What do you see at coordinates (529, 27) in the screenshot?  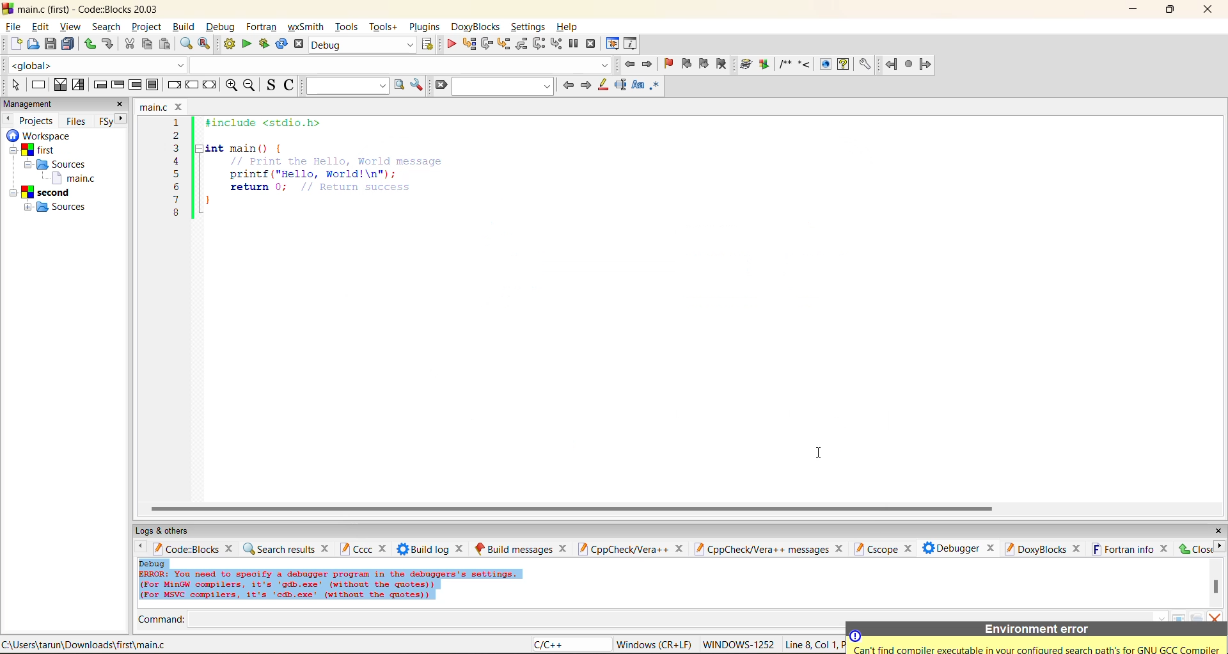 I see `settings` at bounding box center [529, 27].